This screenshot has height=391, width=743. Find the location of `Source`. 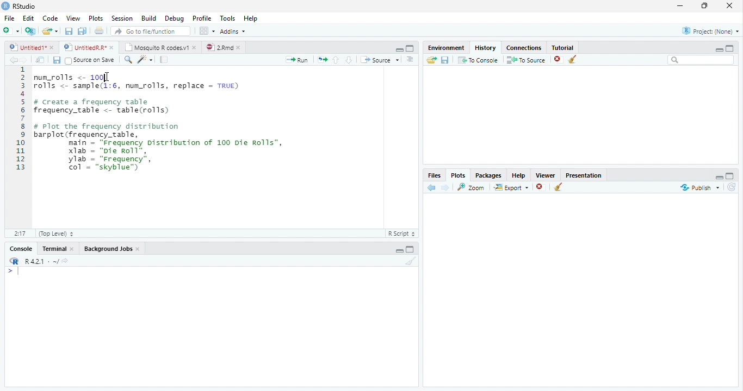

Source is located at coordinates (380, 60).